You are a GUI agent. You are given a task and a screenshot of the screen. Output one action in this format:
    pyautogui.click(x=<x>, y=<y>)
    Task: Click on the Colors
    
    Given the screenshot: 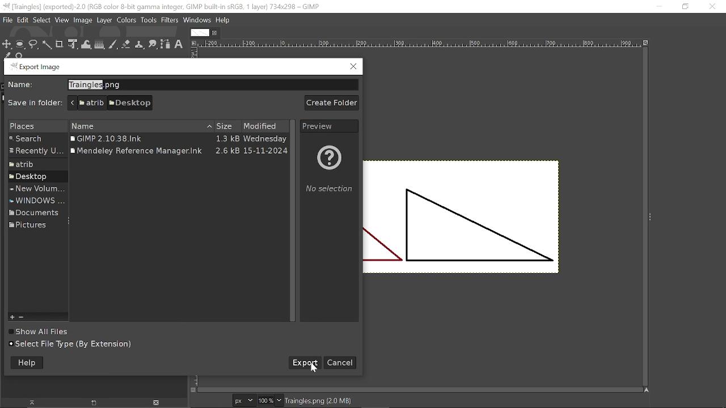 What is the action you would take?
    pyautogui.click(x=127, y=21)
    